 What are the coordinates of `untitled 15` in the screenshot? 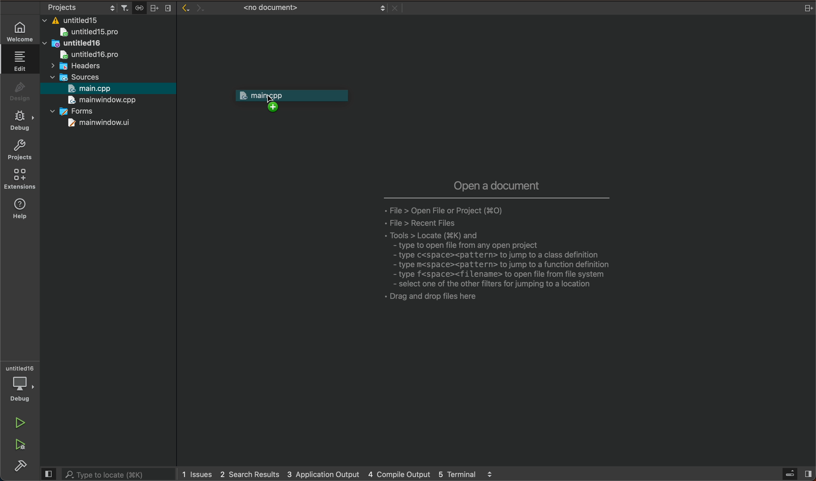 It's located at (98, 33).